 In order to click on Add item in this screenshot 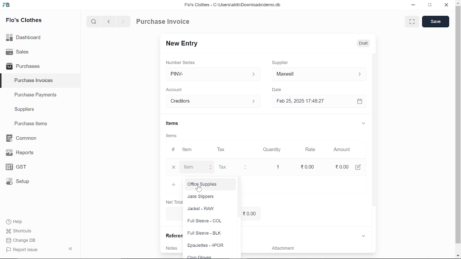, I will do `click(173, 185)`.